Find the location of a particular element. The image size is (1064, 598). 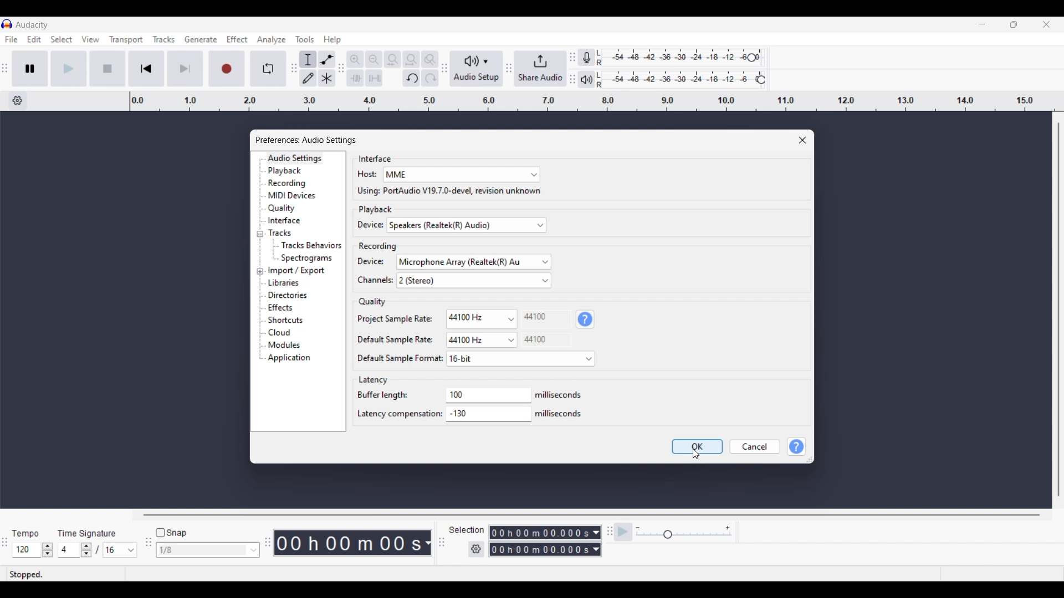

Latency compensation: is located at coordinates (398, 416).